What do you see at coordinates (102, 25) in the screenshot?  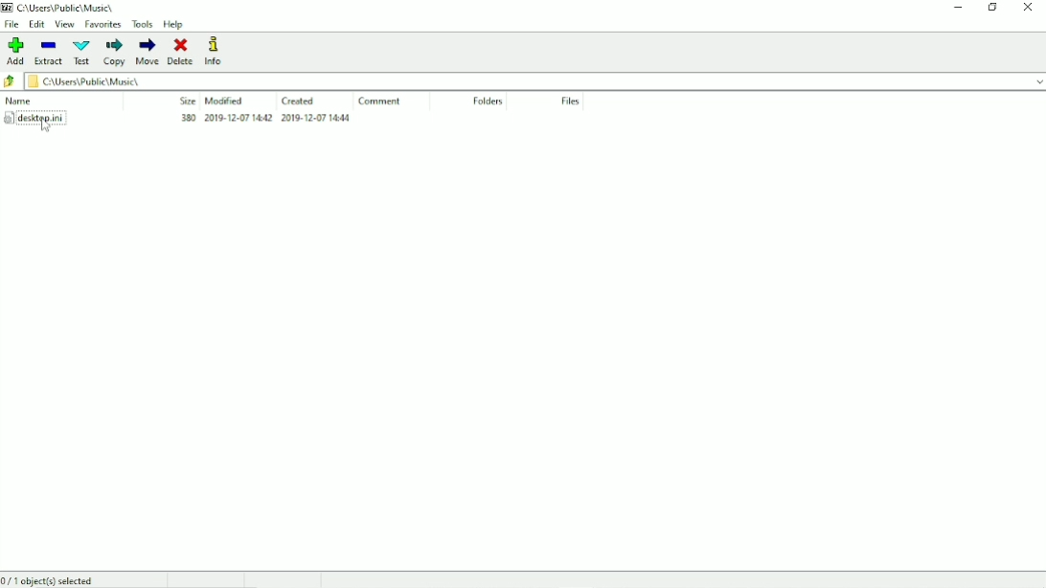 I see `Favorites` at bounding box center [102, 25].